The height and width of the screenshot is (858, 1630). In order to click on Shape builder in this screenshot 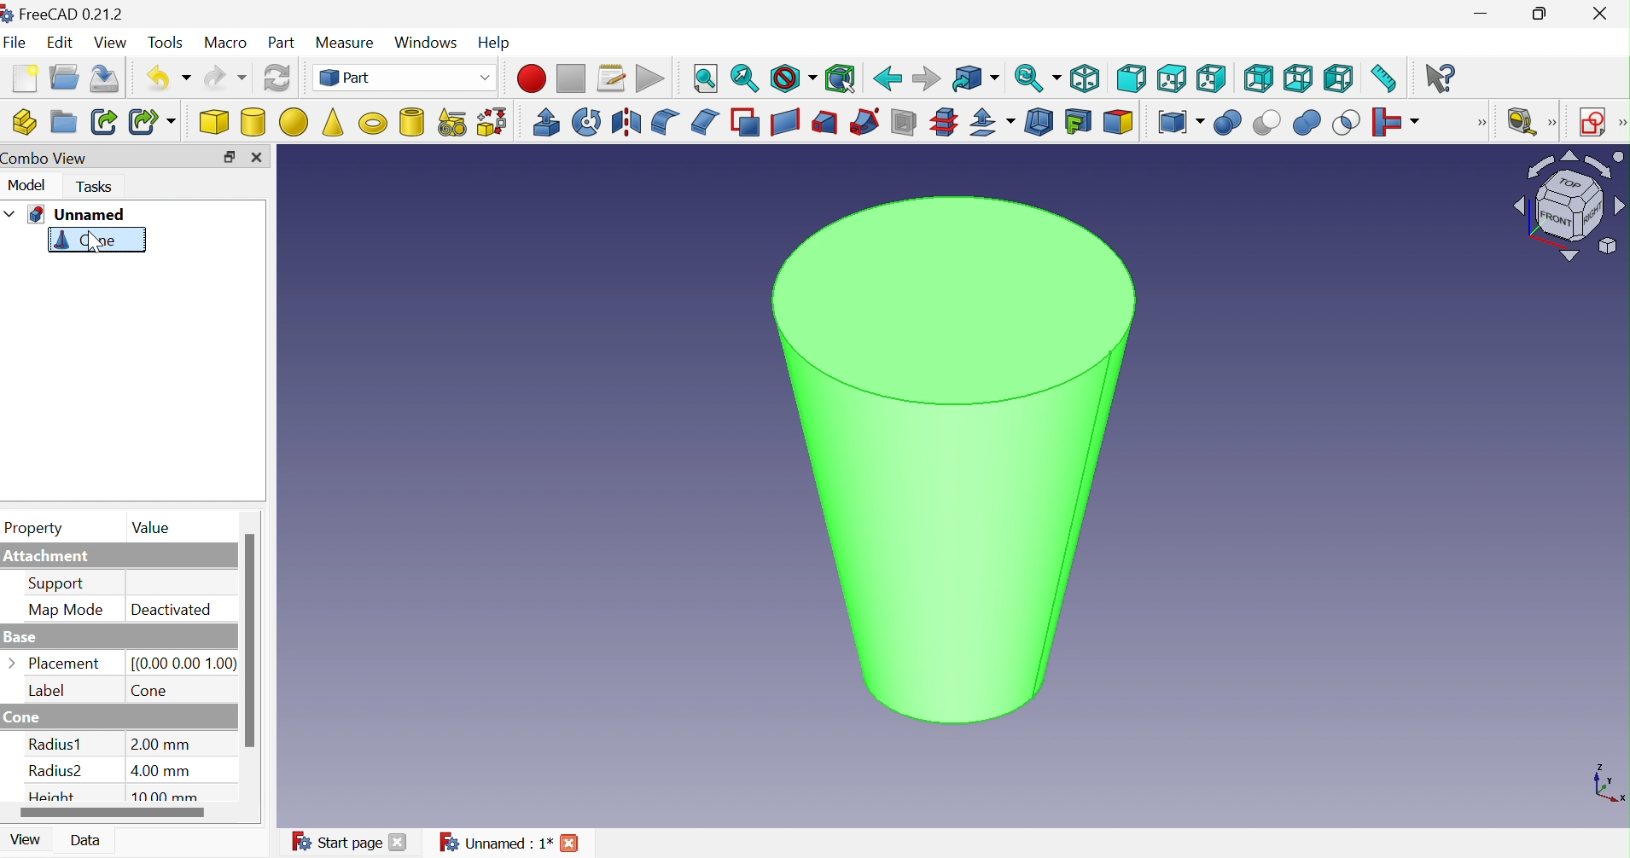, I will do `click(496, 121)`.